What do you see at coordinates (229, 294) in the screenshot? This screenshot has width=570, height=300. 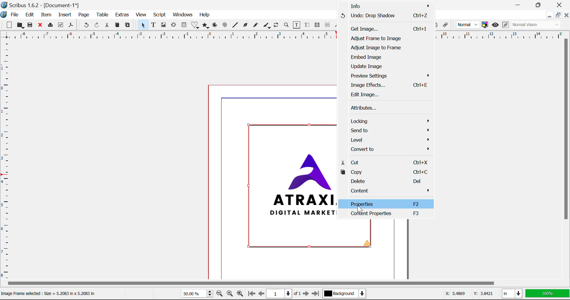 I see `Zoom settings` at bounding box center [229, 294].